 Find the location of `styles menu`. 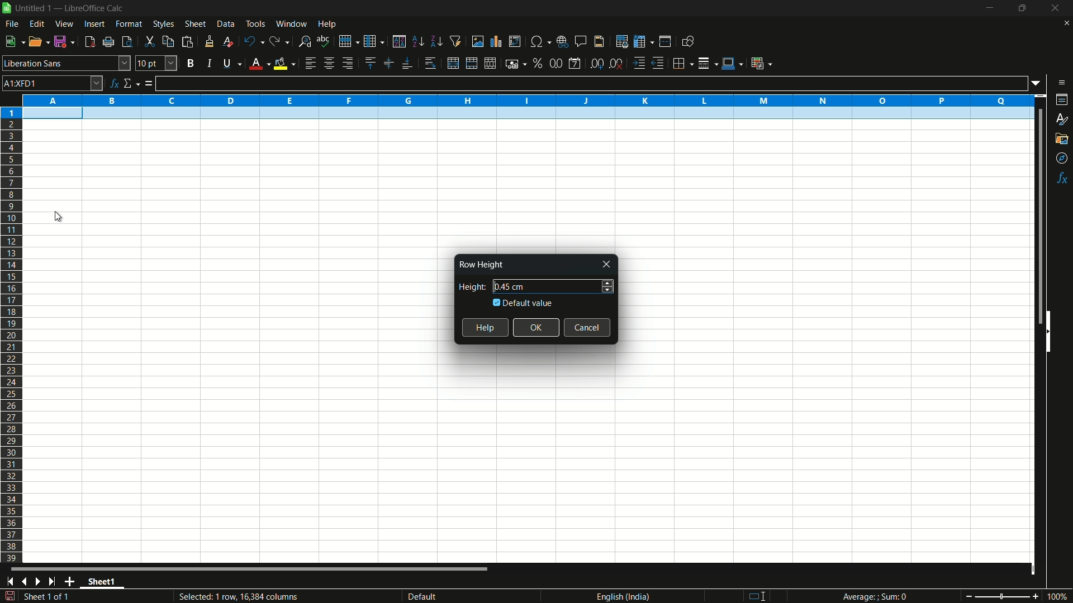

styles menu is located at coordinates (164, 24).